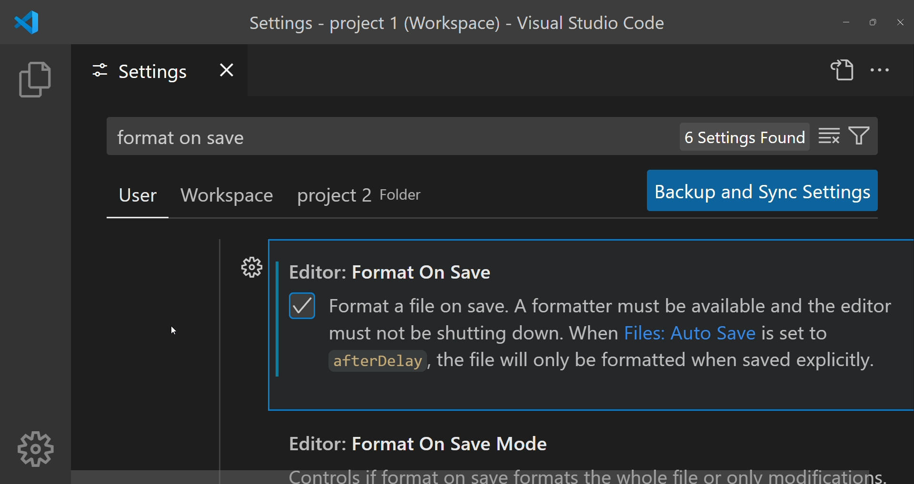  What do you see at coordinates (613, 305) in the screenshot?
I see `Format a file on save. A formatter must be available and the editor` at bounding box center [613, 305].